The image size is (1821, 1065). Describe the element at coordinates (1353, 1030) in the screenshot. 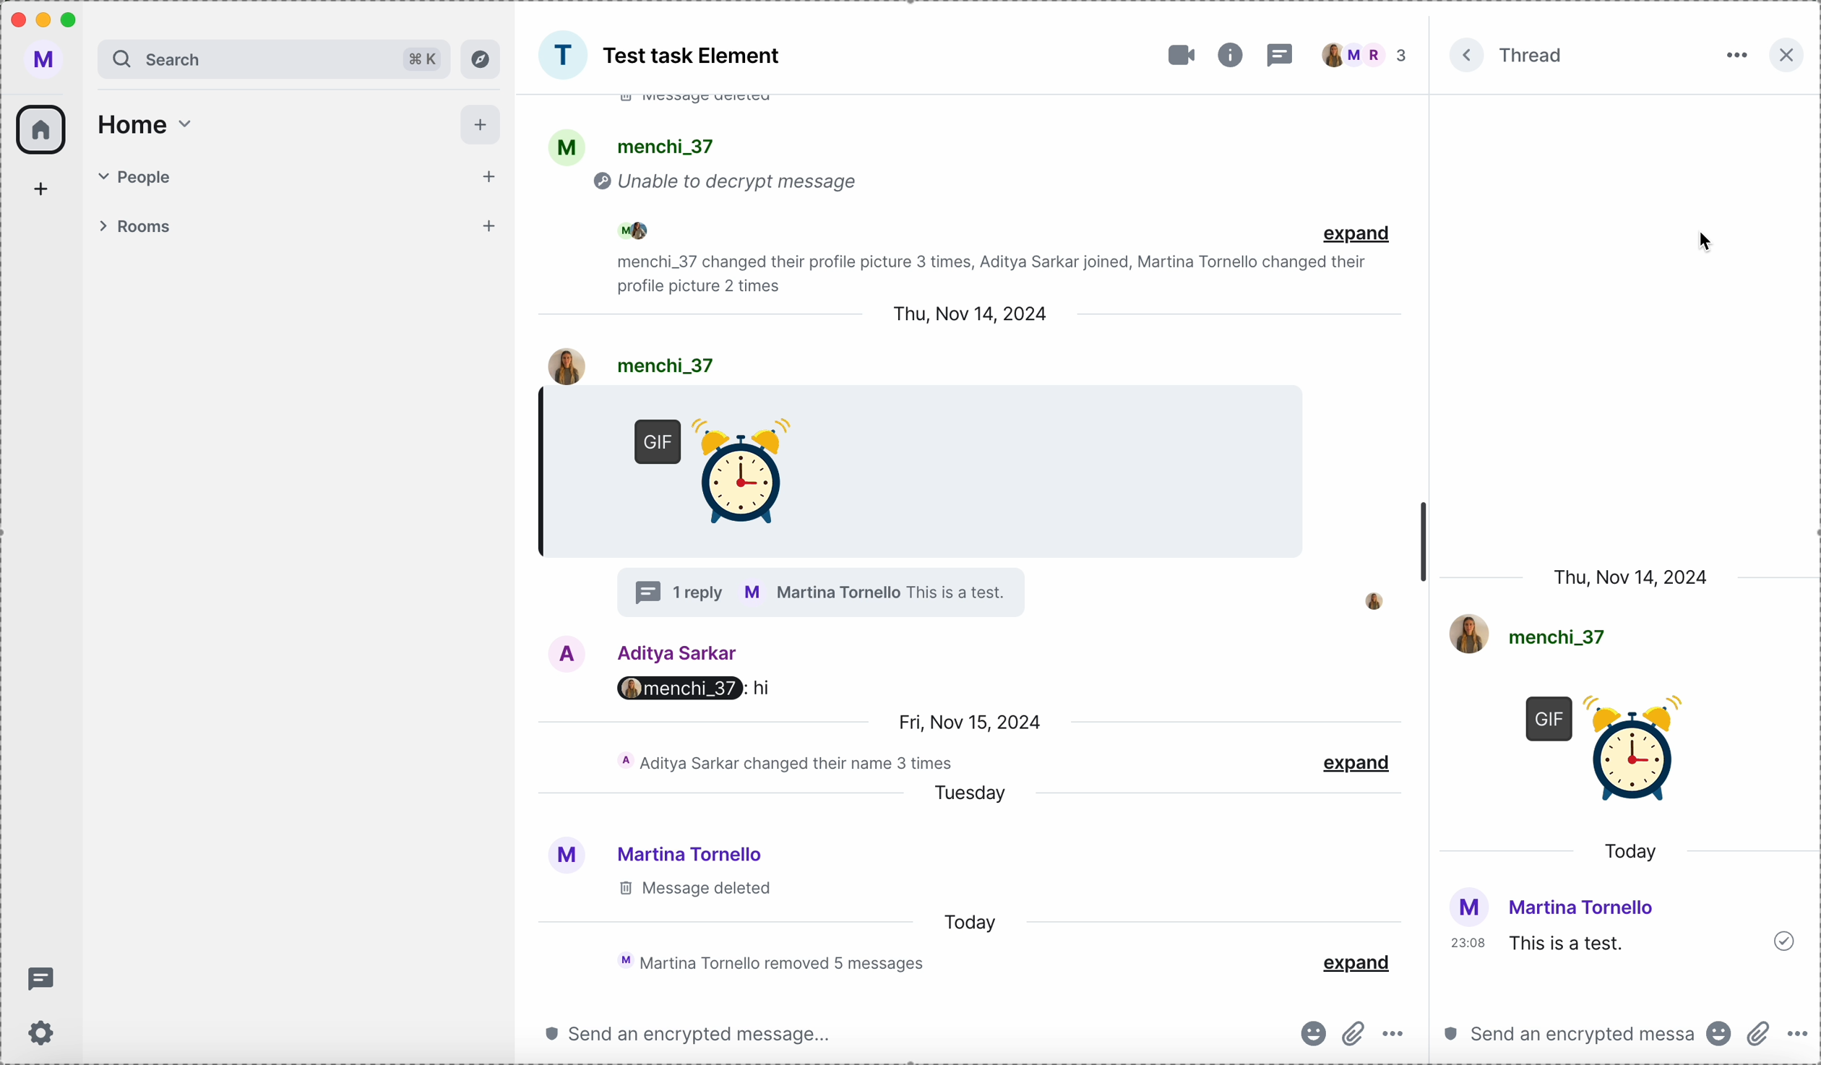

I see `attach files` at that location.